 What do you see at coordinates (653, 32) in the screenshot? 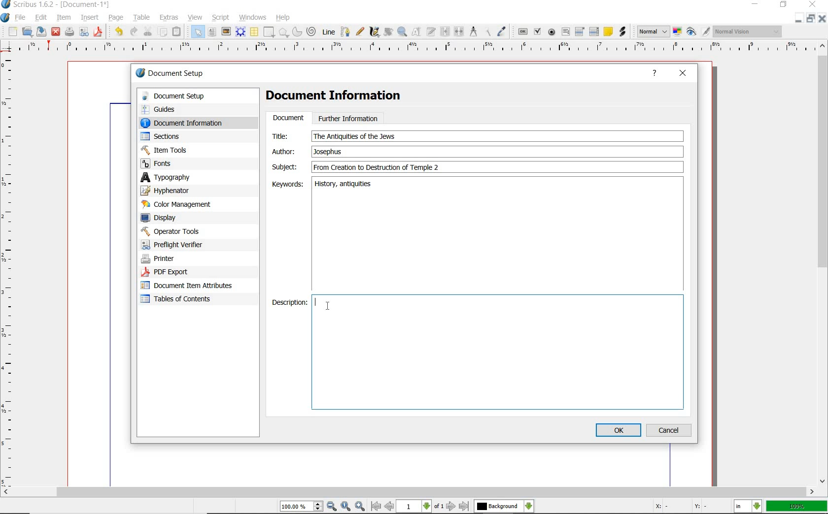
I see `select image preview mode` at bounding box center [653, 32].